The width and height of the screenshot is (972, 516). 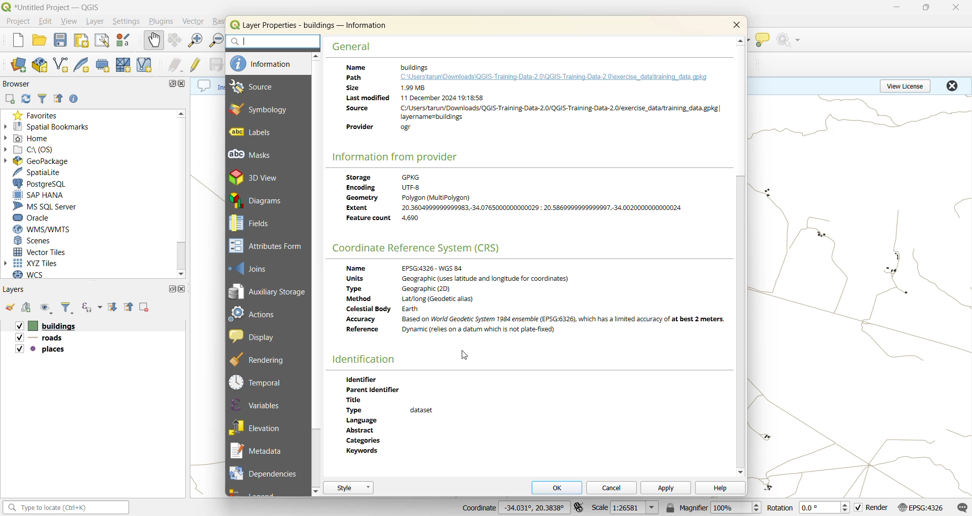 What do you see at coordinates (173, 289) in the screenshot?
I see `maximize` at bounding box center [173, 289].